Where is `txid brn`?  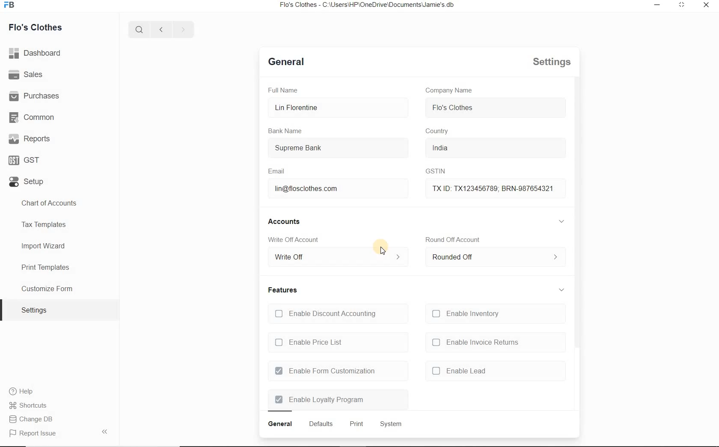
txid brn is located at coordinates (488, 188).